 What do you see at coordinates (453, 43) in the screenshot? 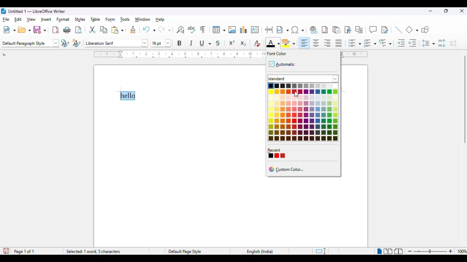
I see `decrease paragraph spacing` at bounding box center [453, 43].